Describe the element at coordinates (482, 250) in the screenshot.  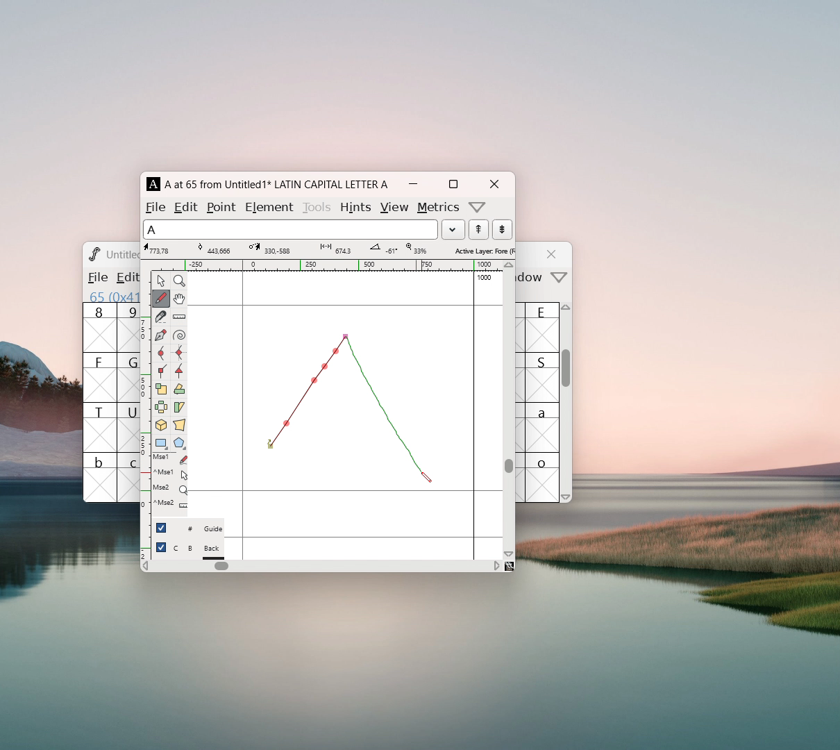
I see `selected layer` at that location.